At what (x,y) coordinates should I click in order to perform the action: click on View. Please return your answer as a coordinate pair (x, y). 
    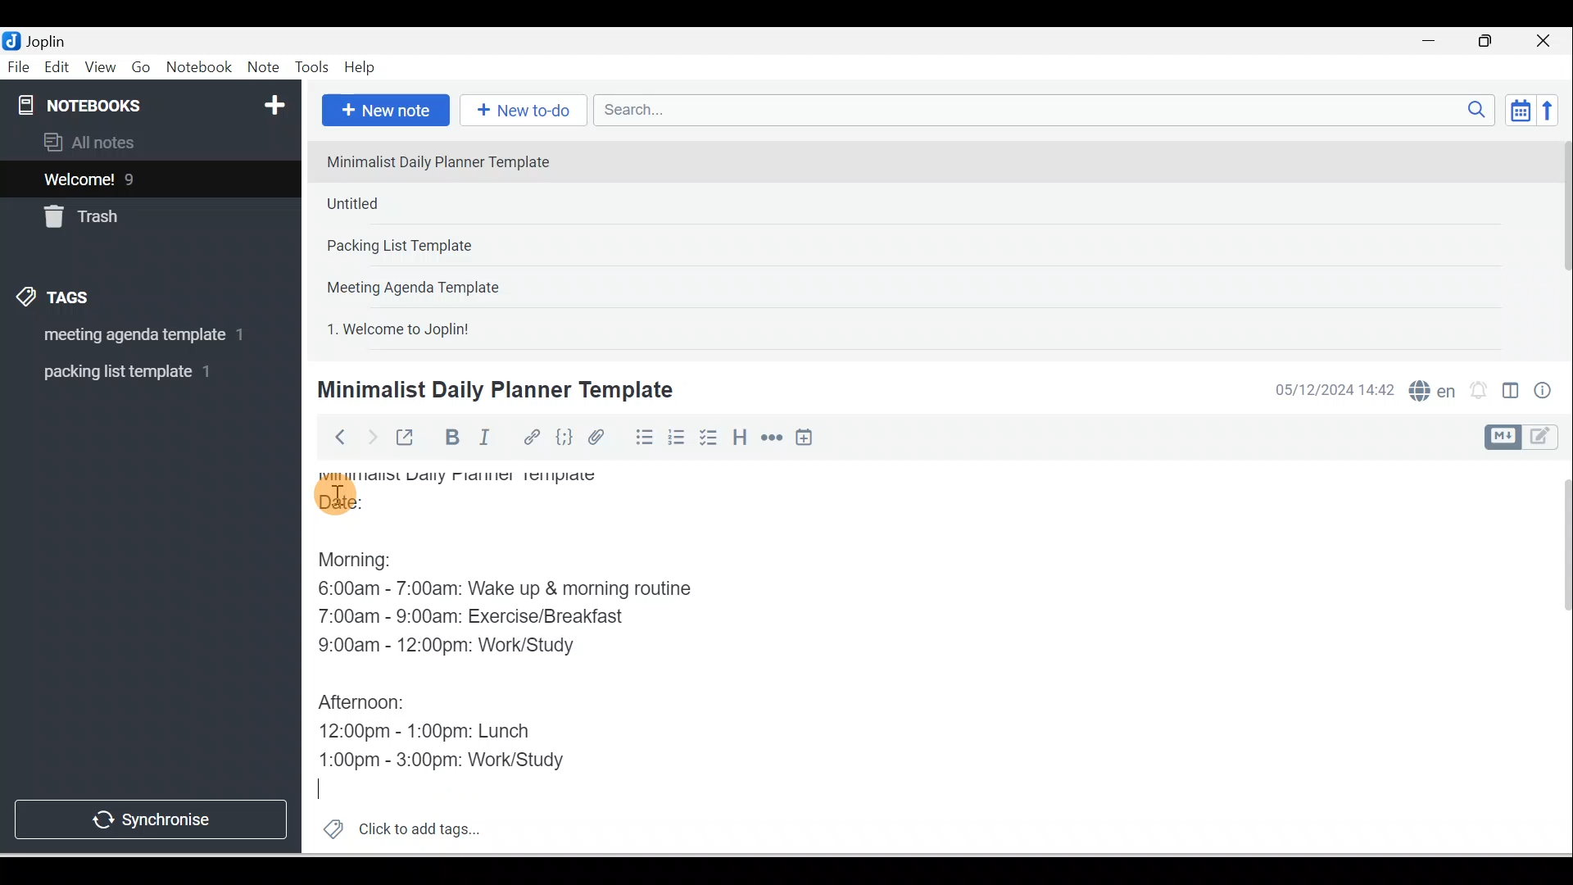
    Looking at the image, I should click on (100, 68).